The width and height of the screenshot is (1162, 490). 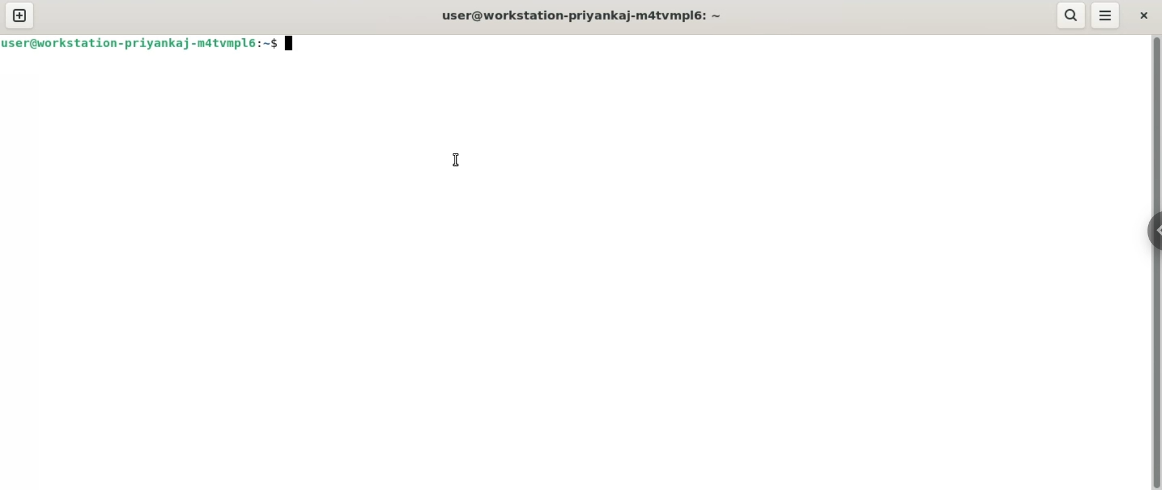 I want to click on cursor, so click(x=458, y=158).